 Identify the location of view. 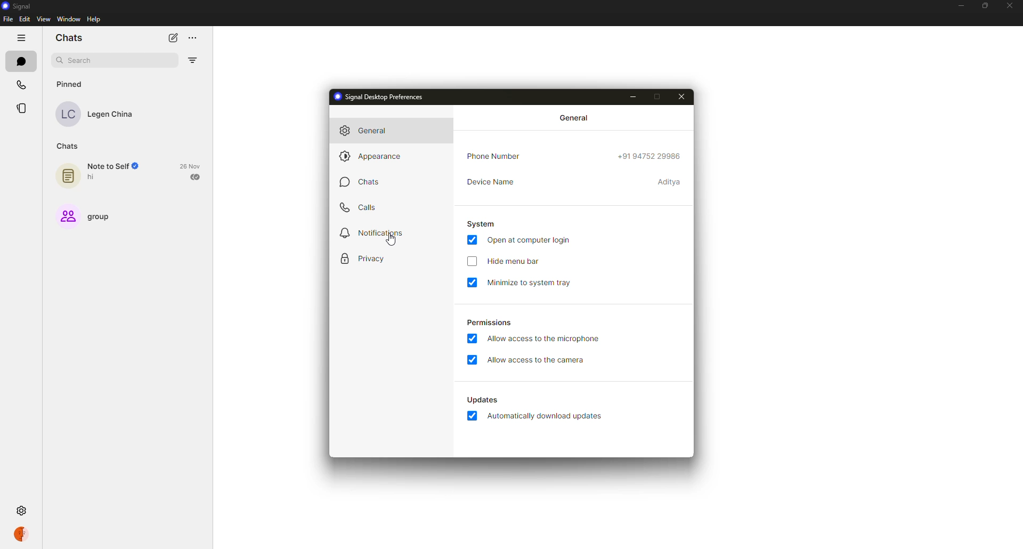
(44, 20).